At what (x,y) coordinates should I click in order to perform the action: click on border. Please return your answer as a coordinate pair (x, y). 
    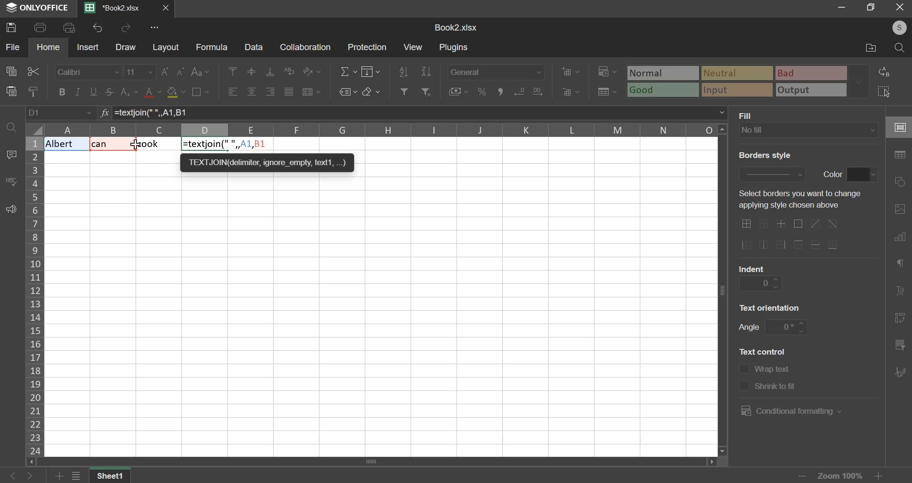
    Looking at the image, I should click on (200, 91).